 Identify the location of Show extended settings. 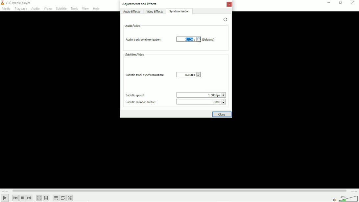
(46, 198).